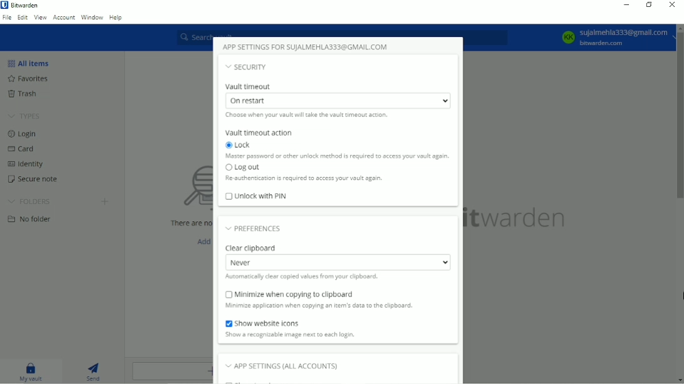 This screenshot has width=684, height=384. Describe the element at coordinates (31, 218) in the screenshot. I see `No folder` at that location.